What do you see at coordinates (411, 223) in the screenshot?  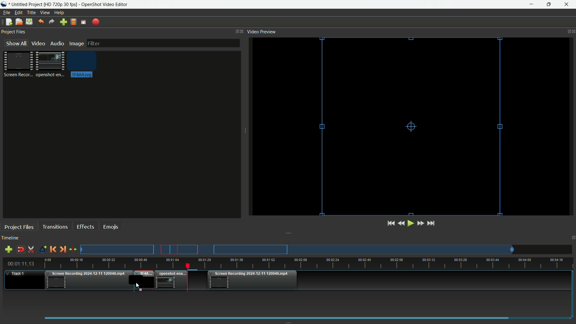 I see `Play or pause` at bounding box center [411, 223].